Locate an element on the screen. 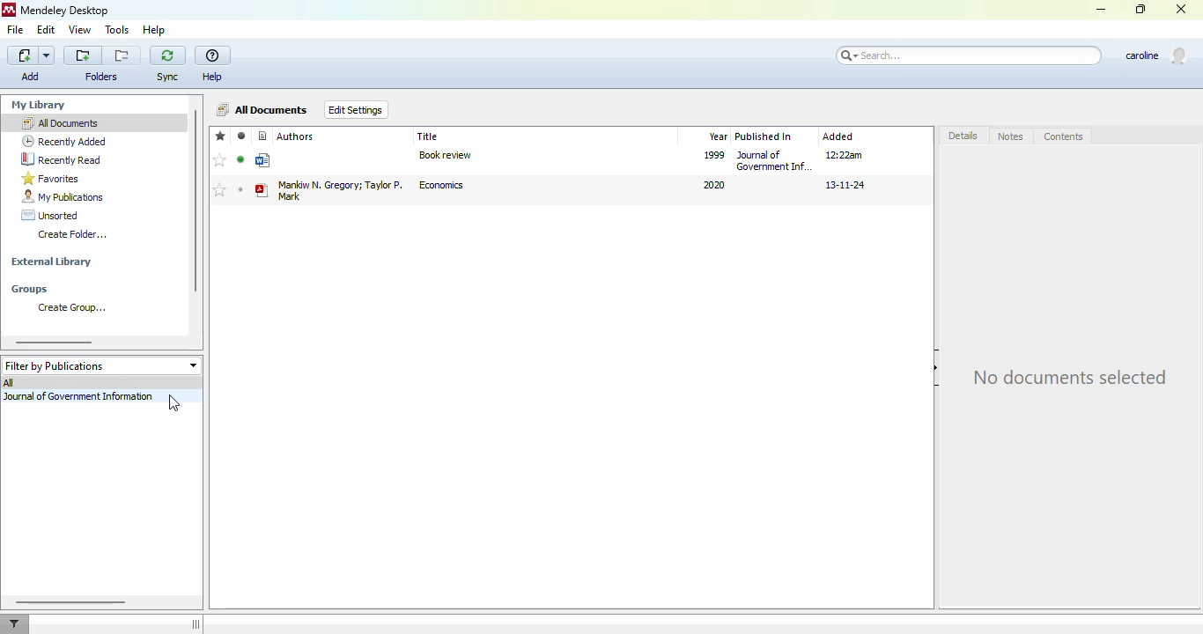  groups is located at coordinates (29, 290).